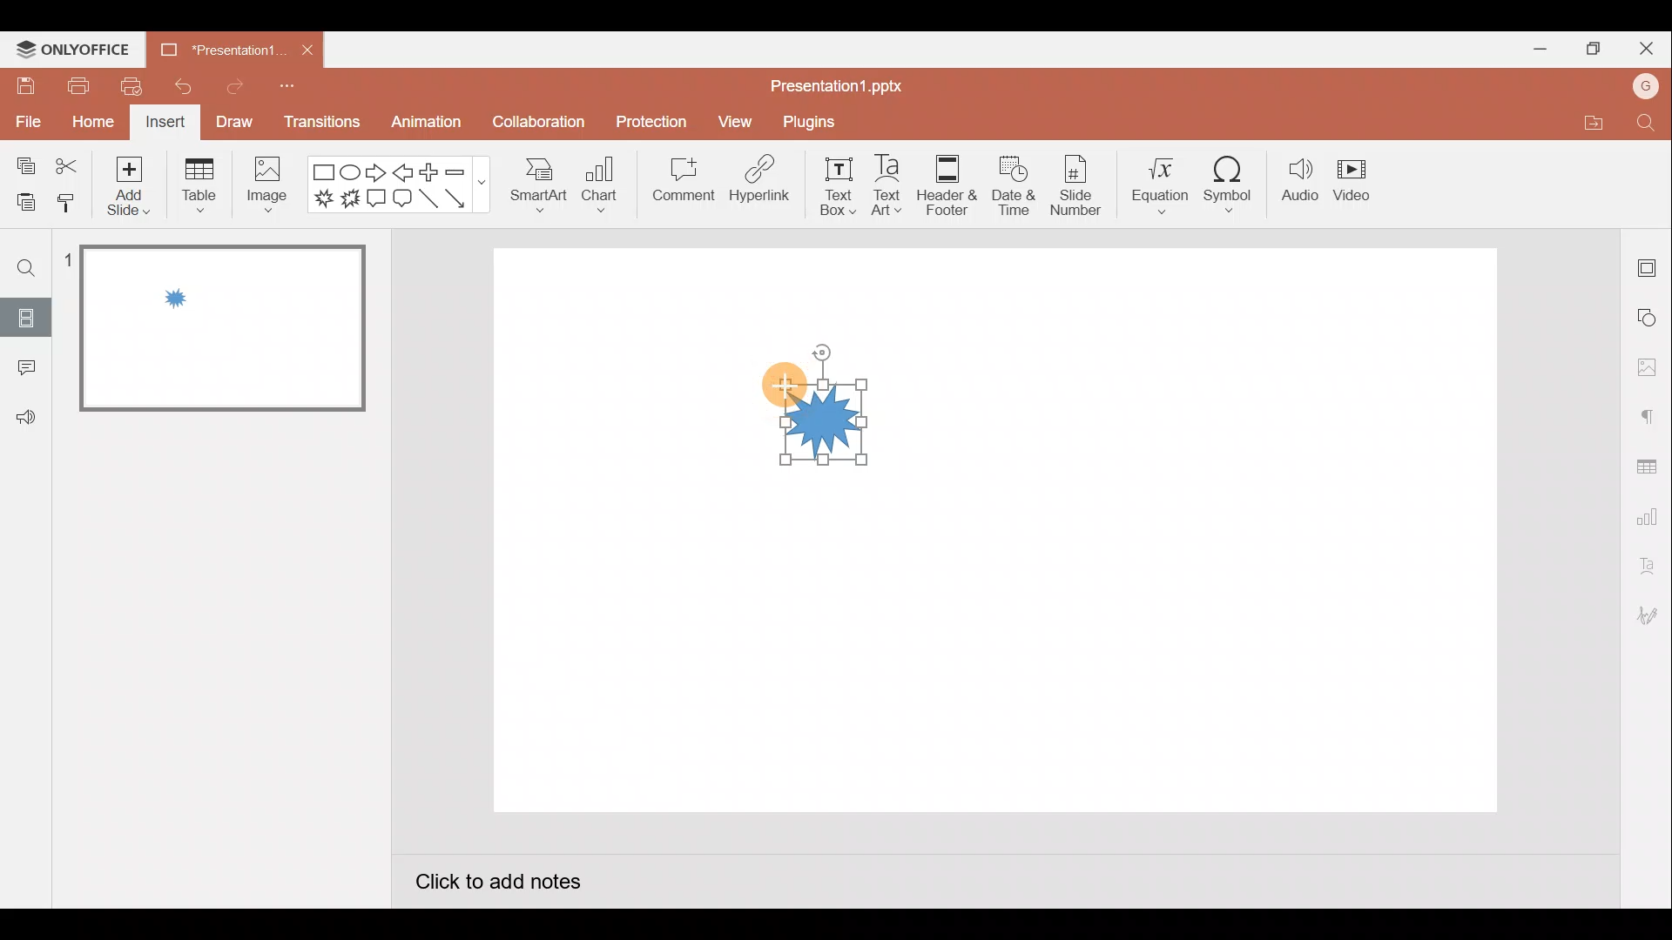 The height and width of the screenshot is (940, 1672). Describe the element at coordinates (25, 89) in the screenshot. I see `Save` at that location.